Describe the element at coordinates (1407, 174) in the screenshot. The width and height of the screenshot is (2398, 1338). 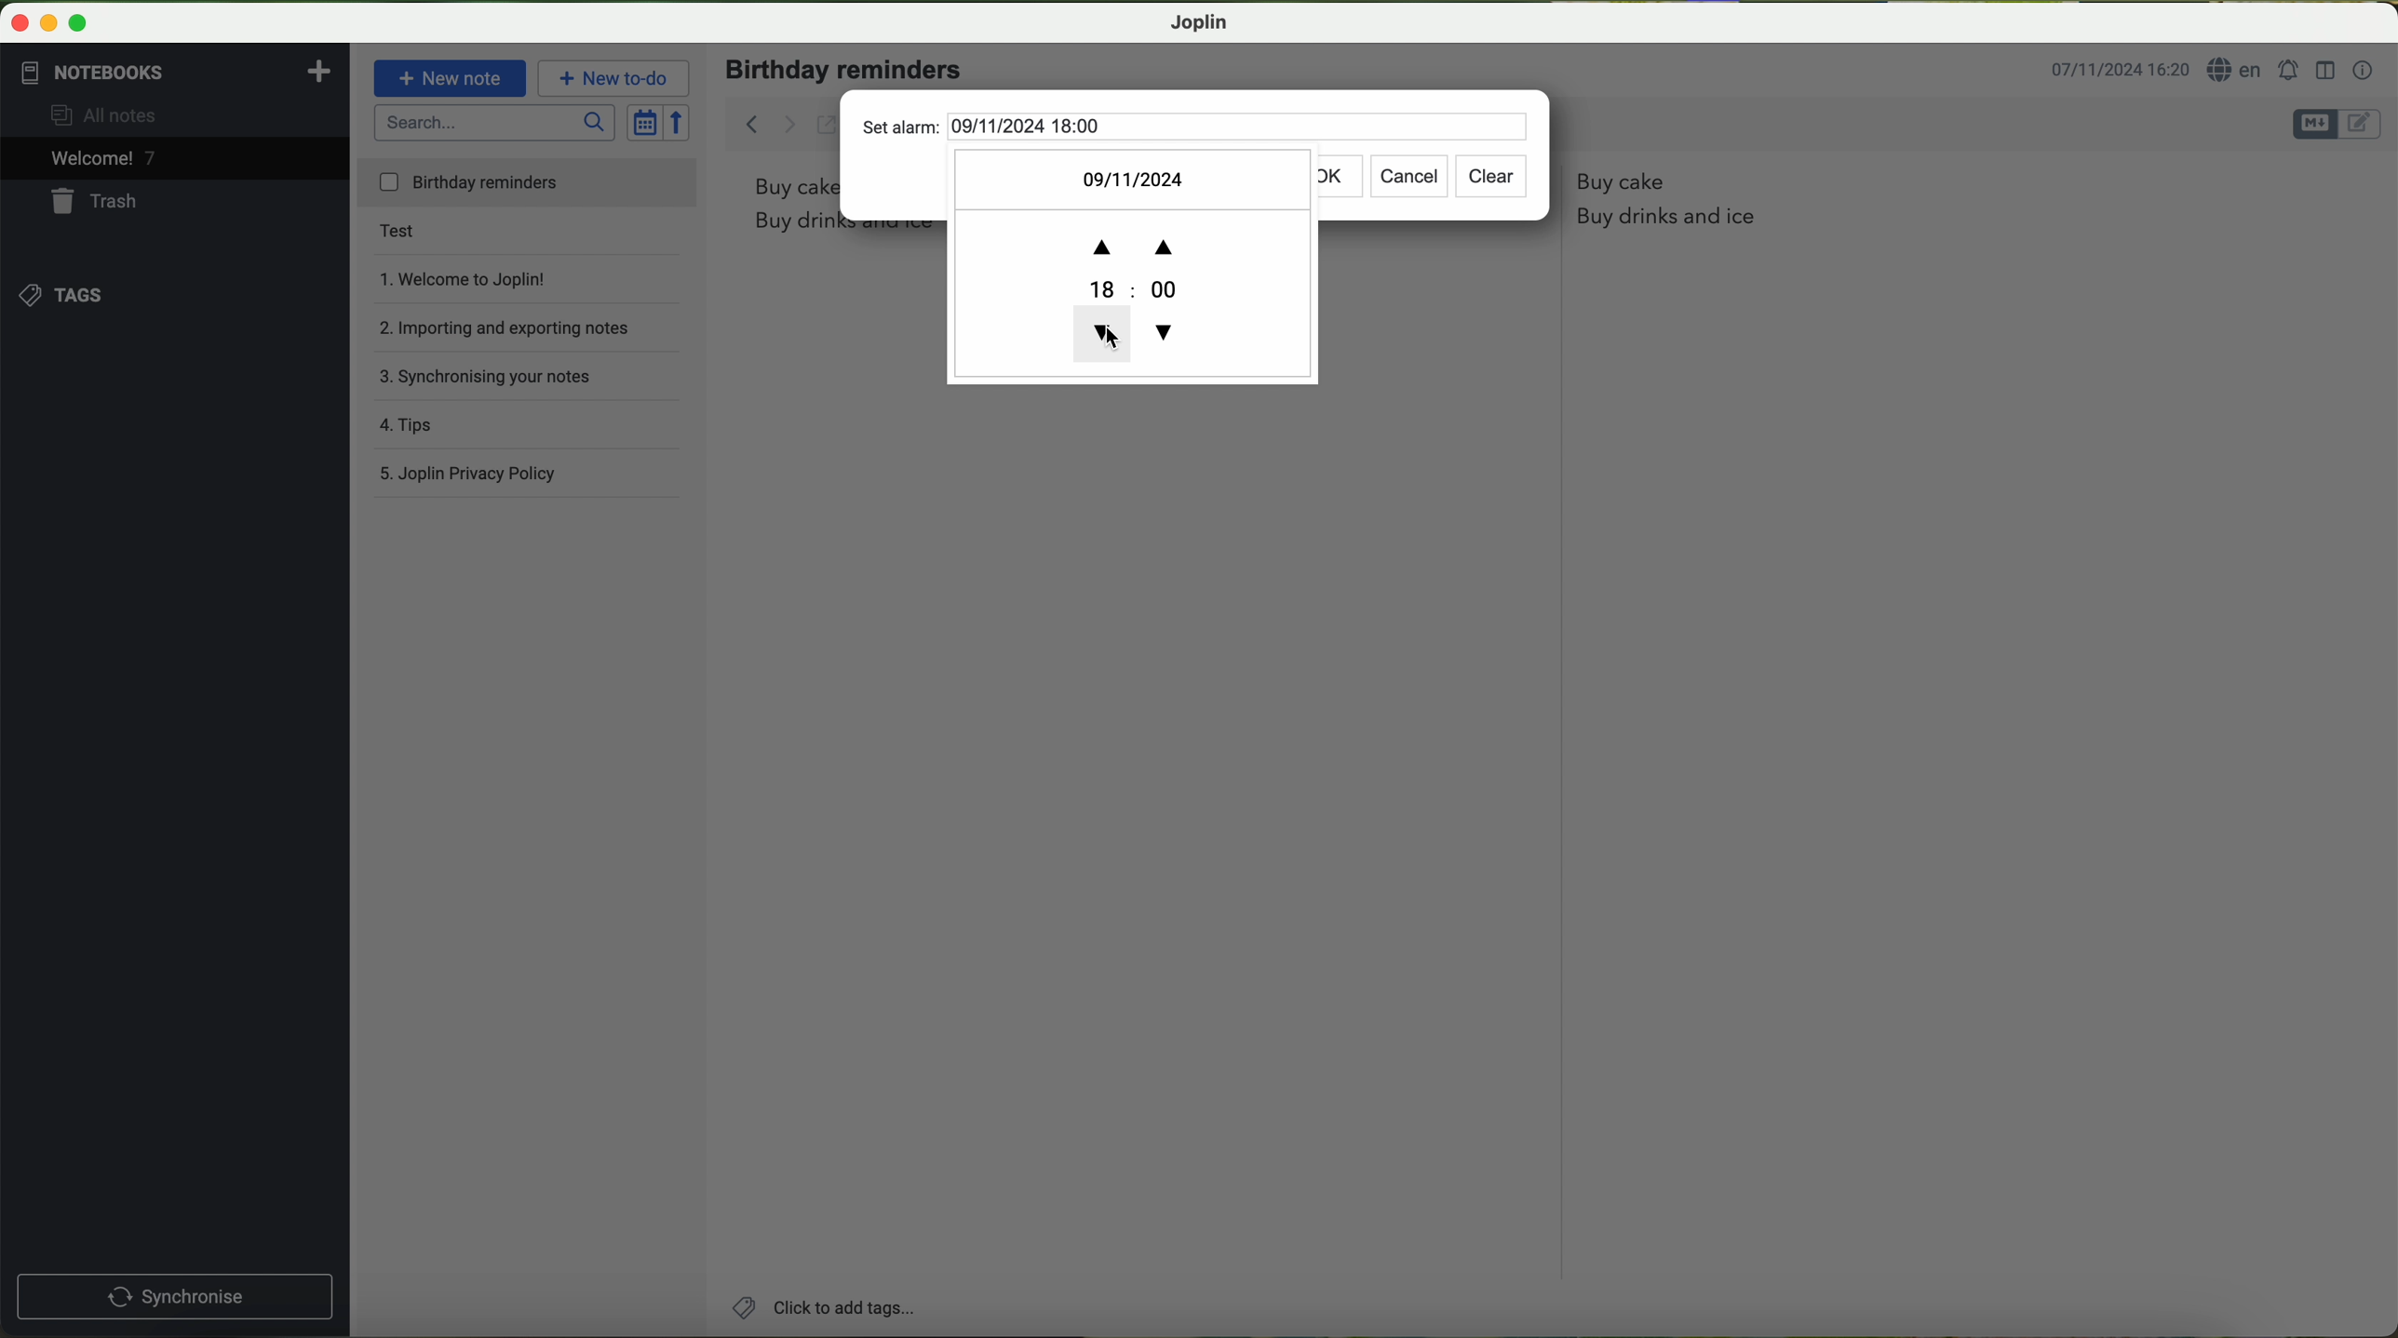
I see `cancel` at that location.